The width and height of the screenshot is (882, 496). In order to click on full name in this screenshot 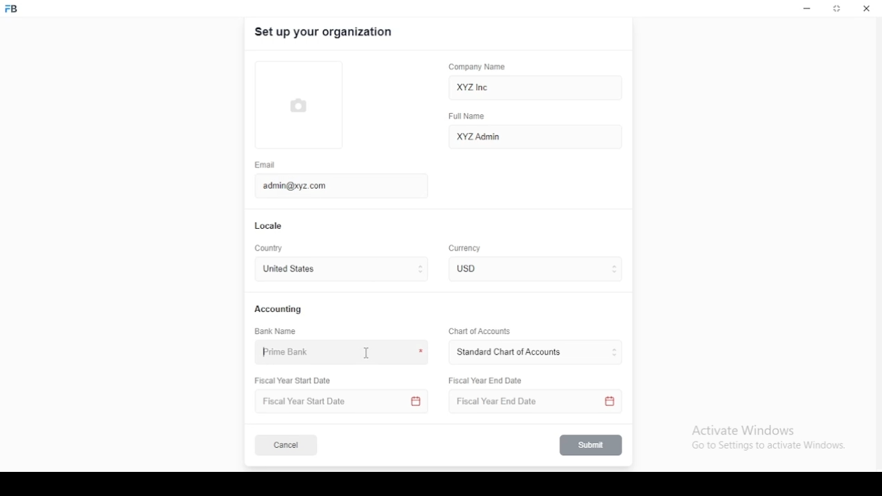, I will do `click(471, 116)`.